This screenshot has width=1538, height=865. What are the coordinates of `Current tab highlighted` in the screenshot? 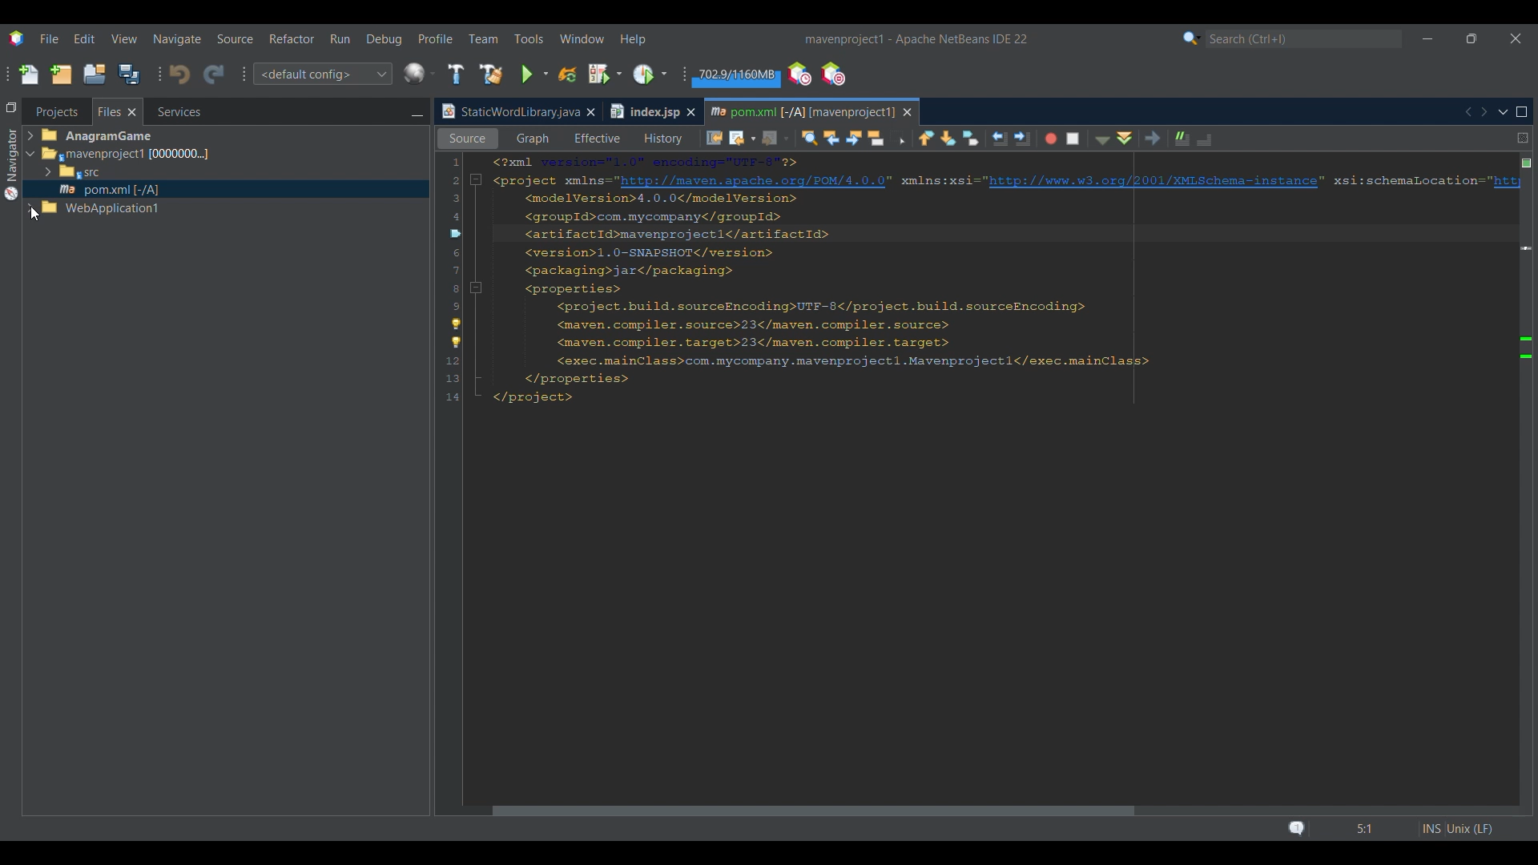 It's located at (800, 110).